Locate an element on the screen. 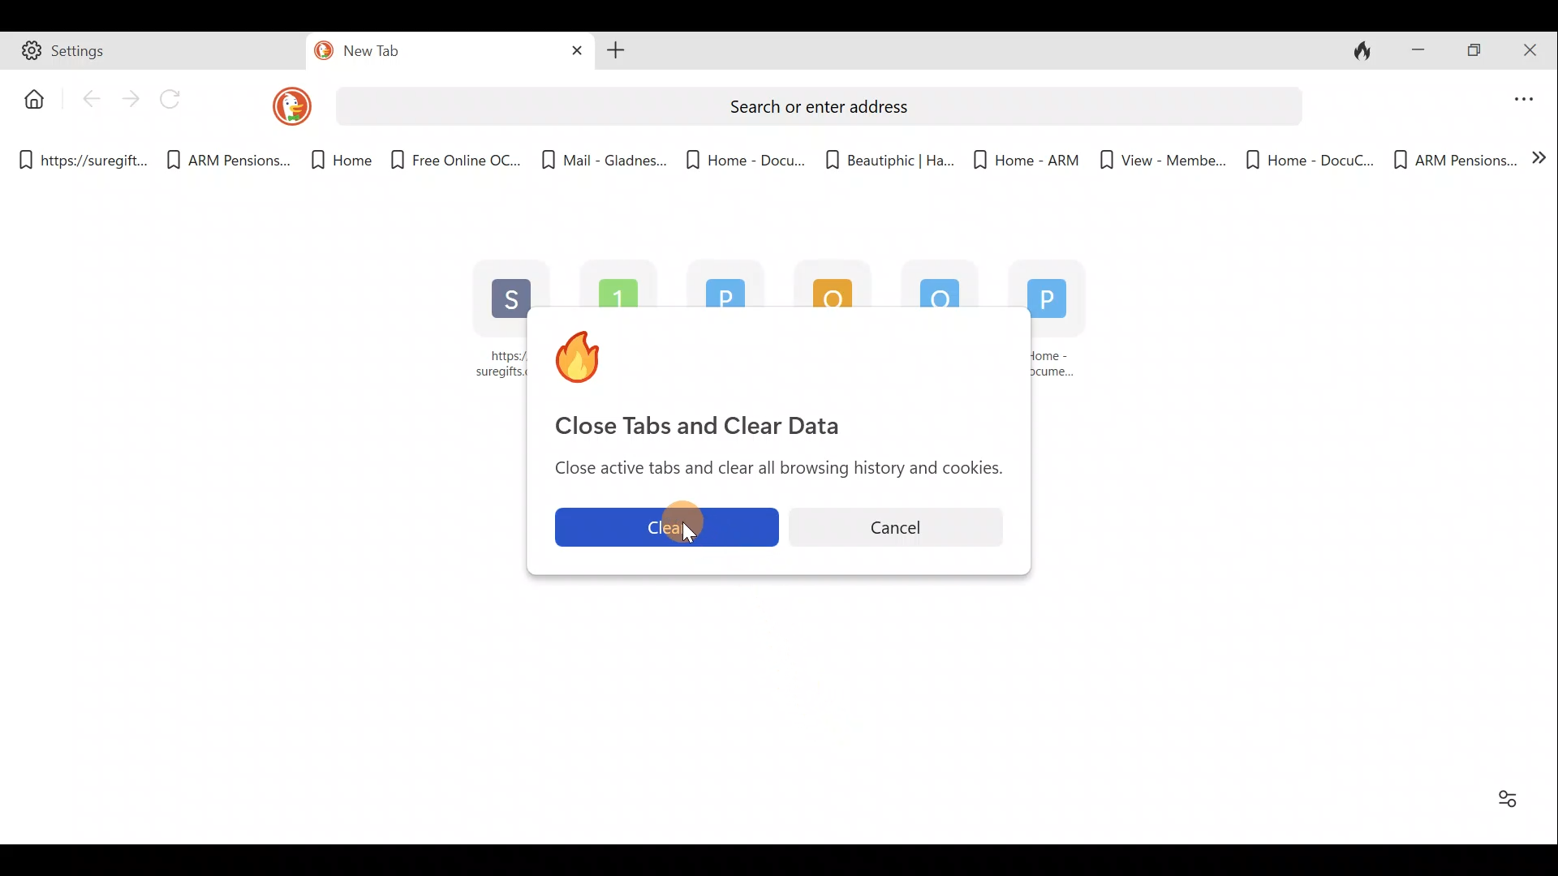 The height and width of the screenshot is (876, 1558). Mail - Gladnes... is located at coordinates (604, 154).